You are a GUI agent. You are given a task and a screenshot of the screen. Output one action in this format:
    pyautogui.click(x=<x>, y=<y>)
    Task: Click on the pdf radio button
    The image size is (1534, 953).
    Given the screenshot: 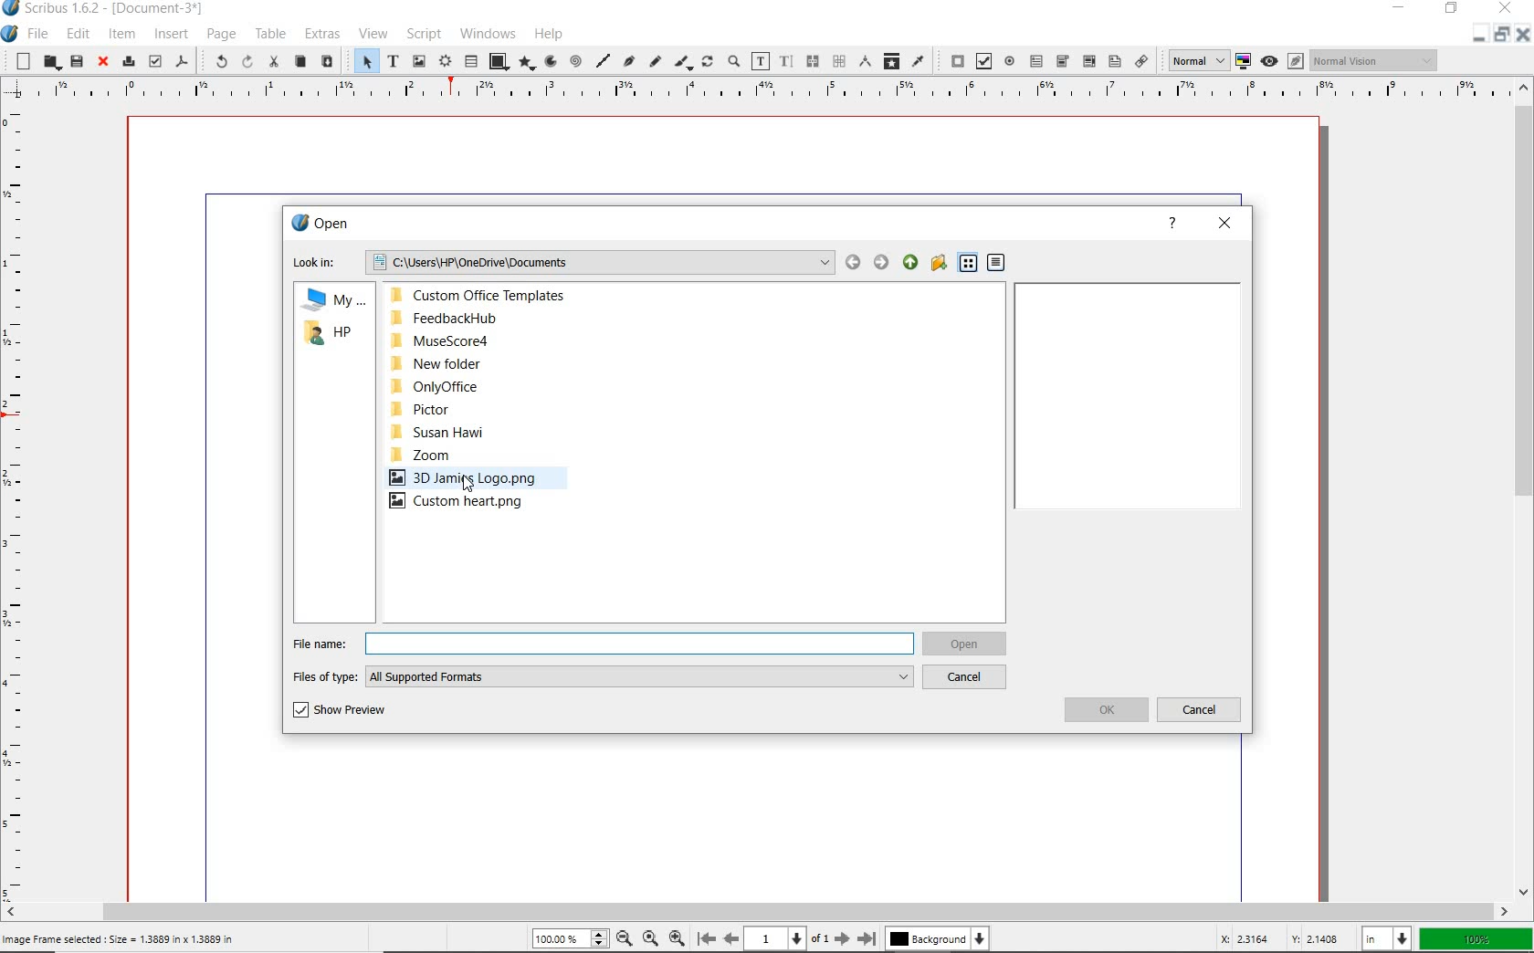 What is the action you would take?
    pyautogui.click(x=1011, y=61)
    